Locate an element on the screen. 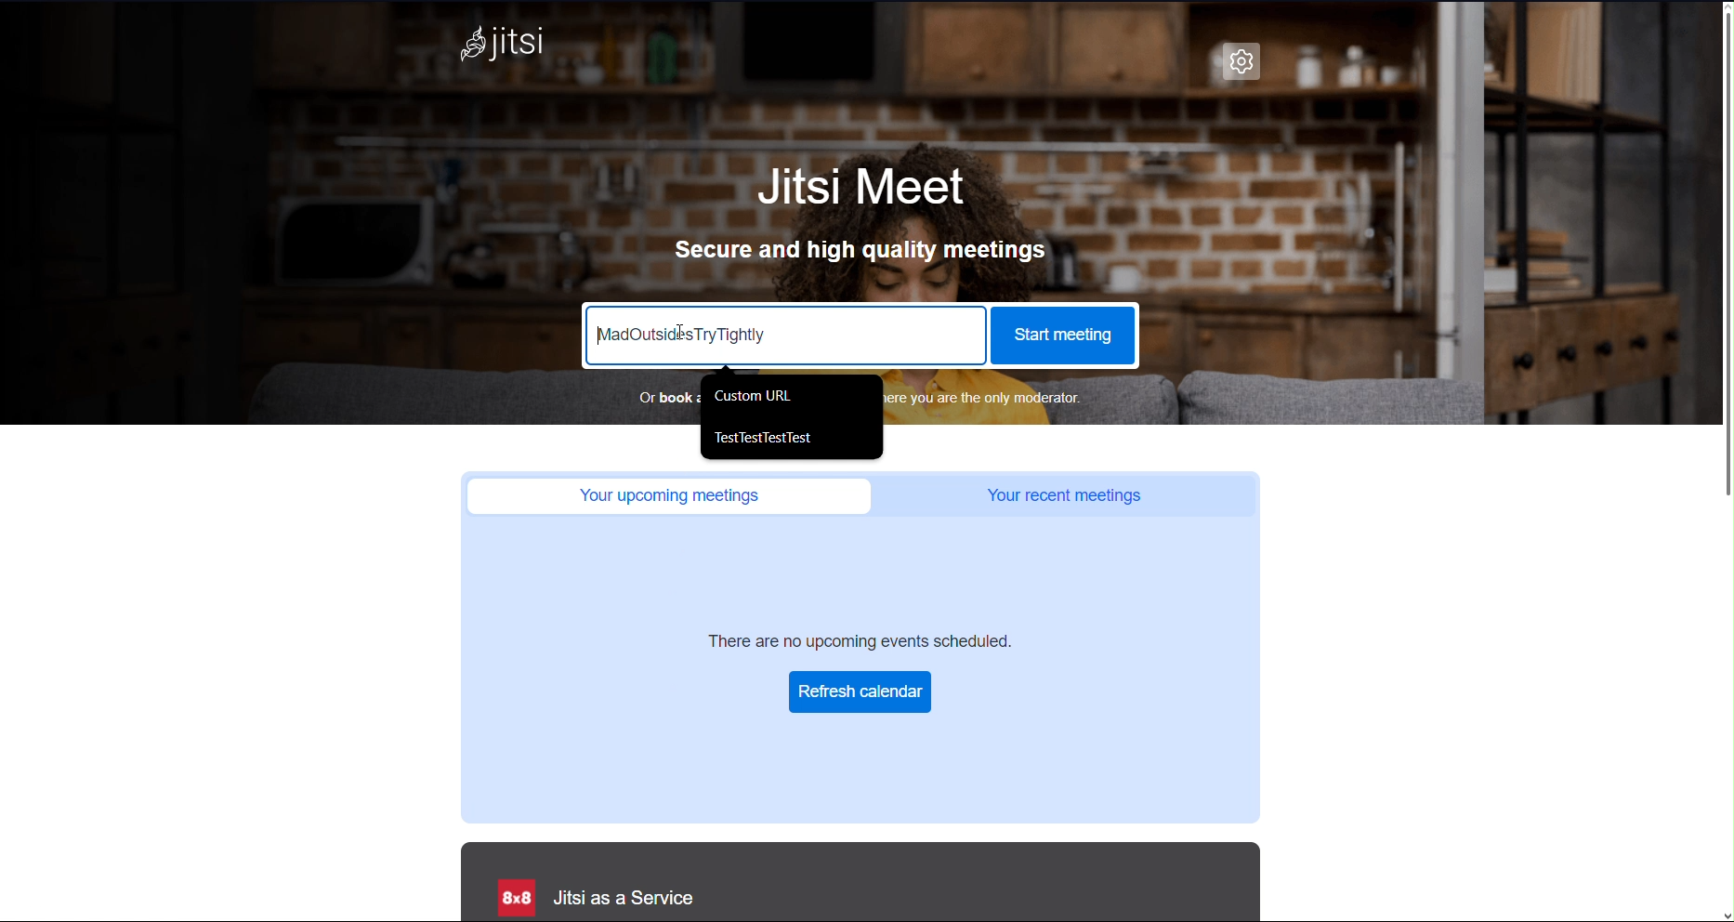  Book a meeting URL in advance where you are the only moderator is located at coordinates (993, 400).